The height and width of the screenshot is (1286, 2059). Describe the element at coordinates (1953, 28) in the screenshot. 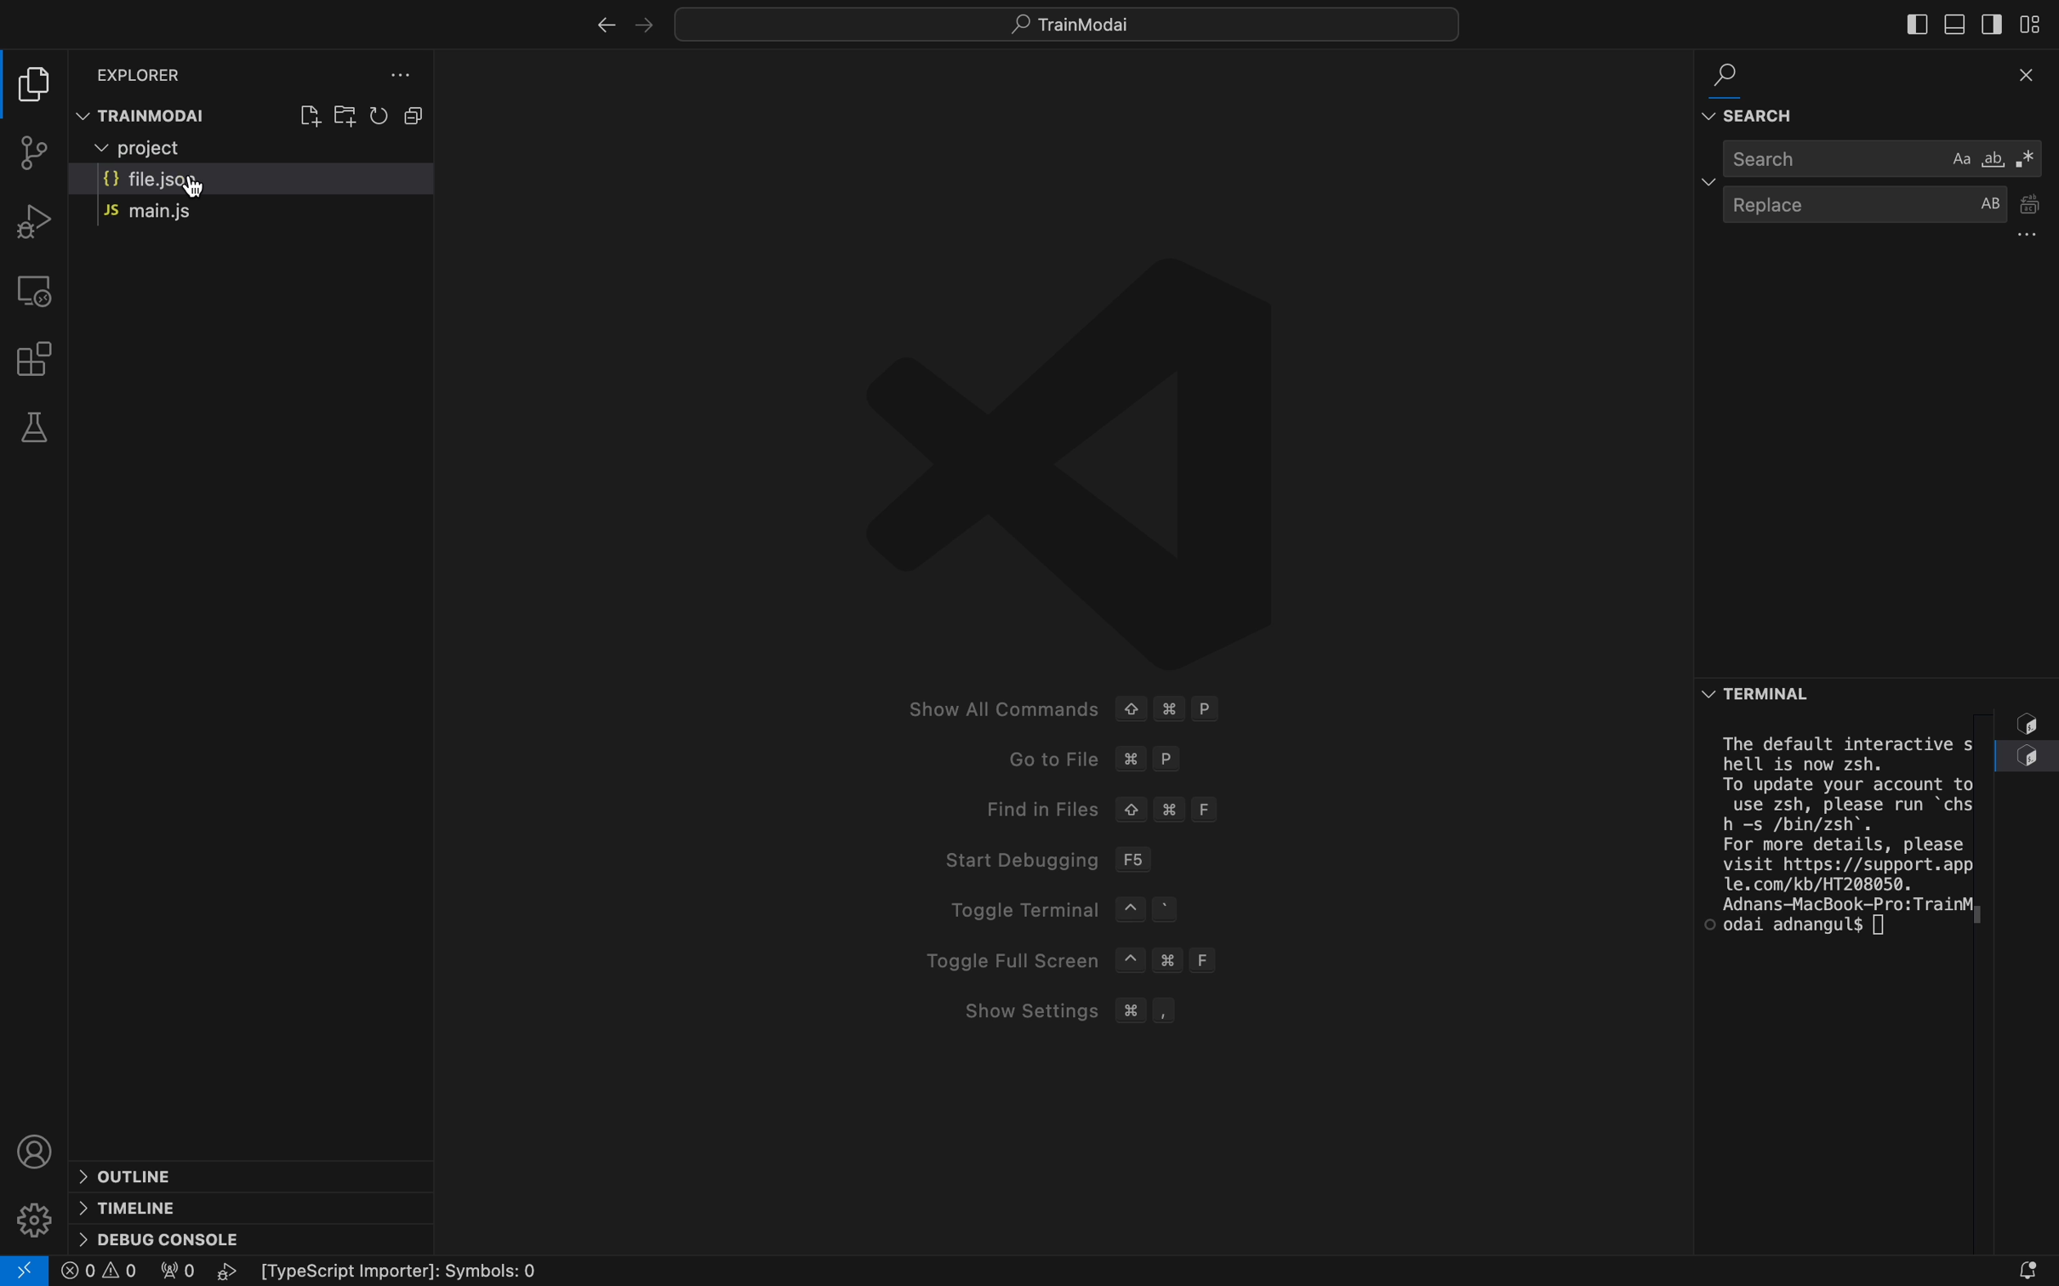

I see `toggle primary bar` at that location.